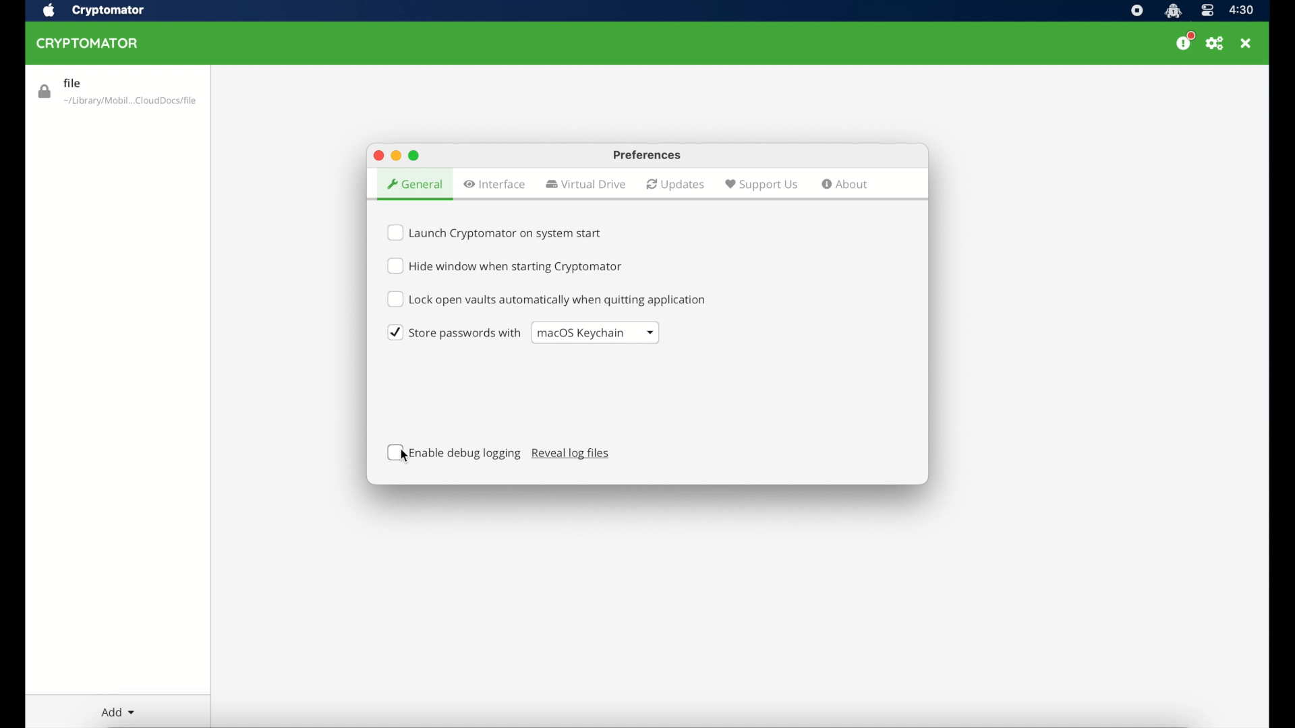 The width and height of the screenshot is (1295, 728). I want to click on time, so click(1242, 10).